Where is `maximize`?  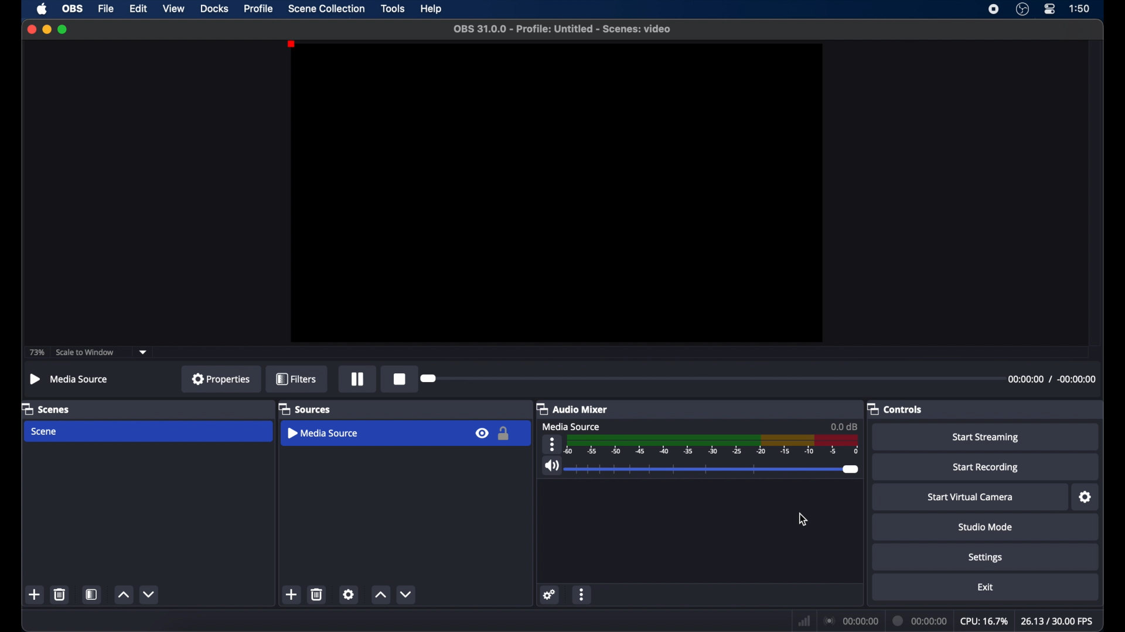
maximize is located at coordinates (64, 29).